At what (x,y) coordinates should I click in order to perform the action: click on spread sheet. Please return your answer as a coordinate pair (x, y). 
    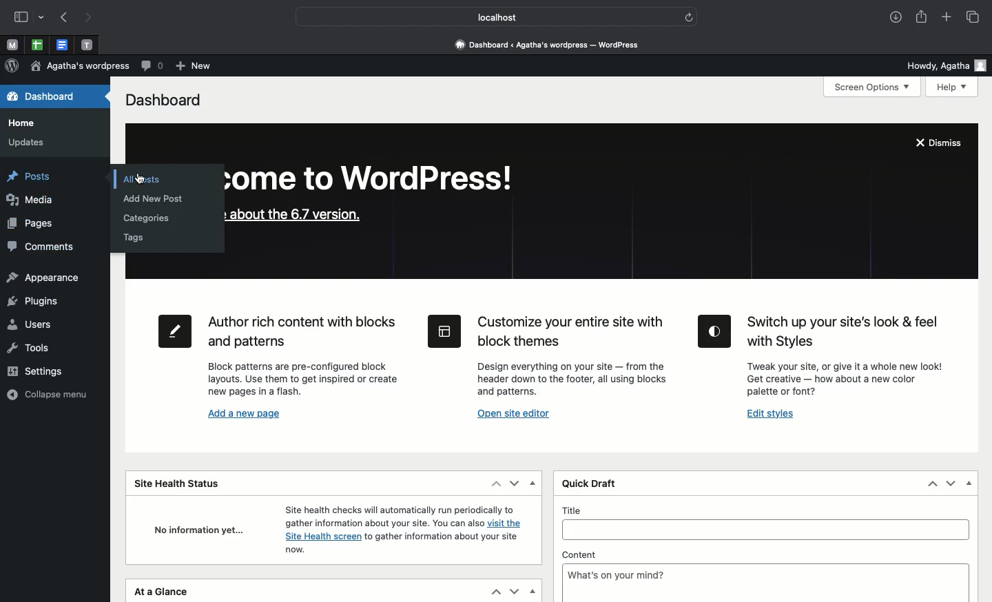
    Looking at the image, I should click on (37, 45).